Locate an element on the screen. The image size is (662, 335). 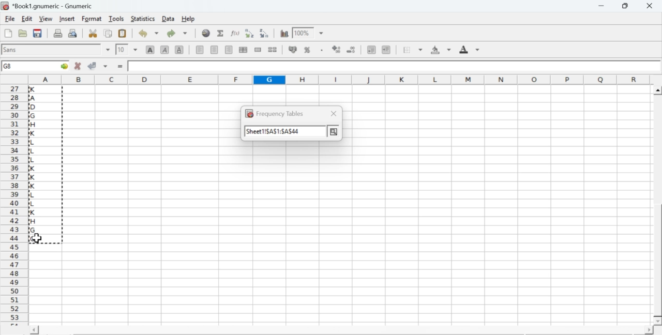
insert hyperlink is located at coordinates (206, 33).